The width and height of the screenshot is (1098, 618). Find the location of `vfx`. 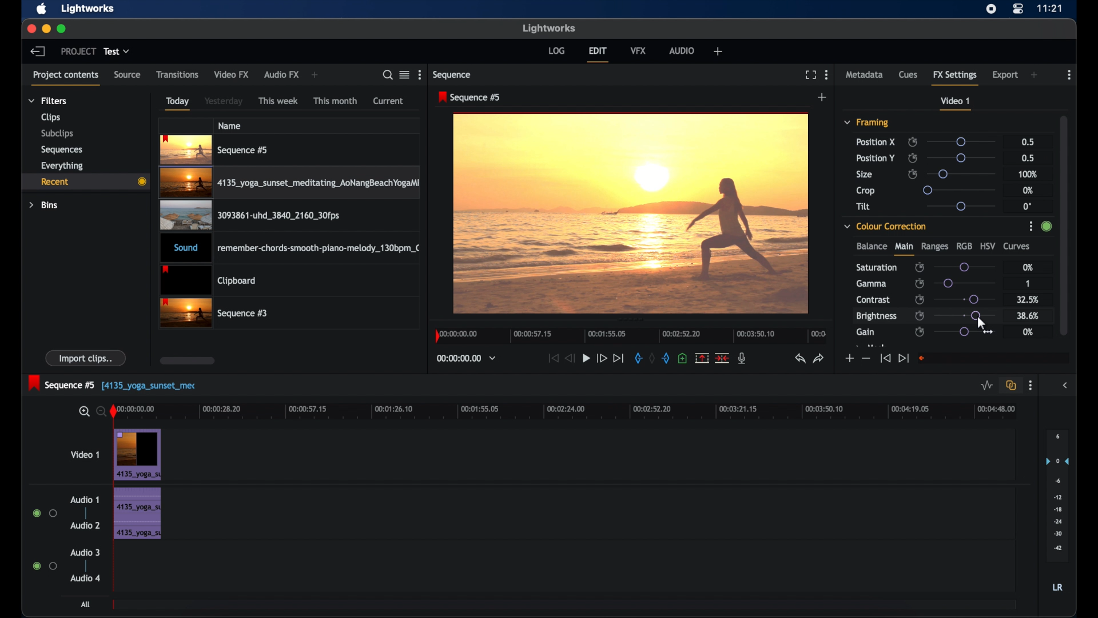

vfx is located at coordinates (638, 50).